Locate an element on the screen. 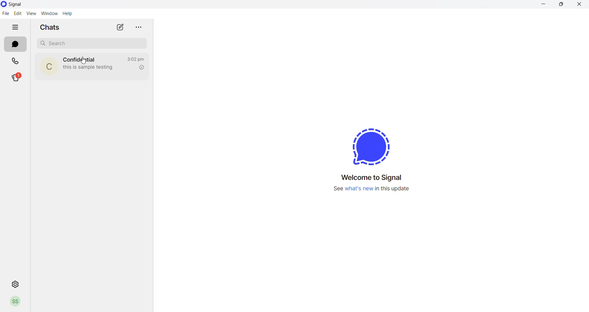 The width and height of the screenshot is (589, 312). contact photo is located at coordinates (48, 67).